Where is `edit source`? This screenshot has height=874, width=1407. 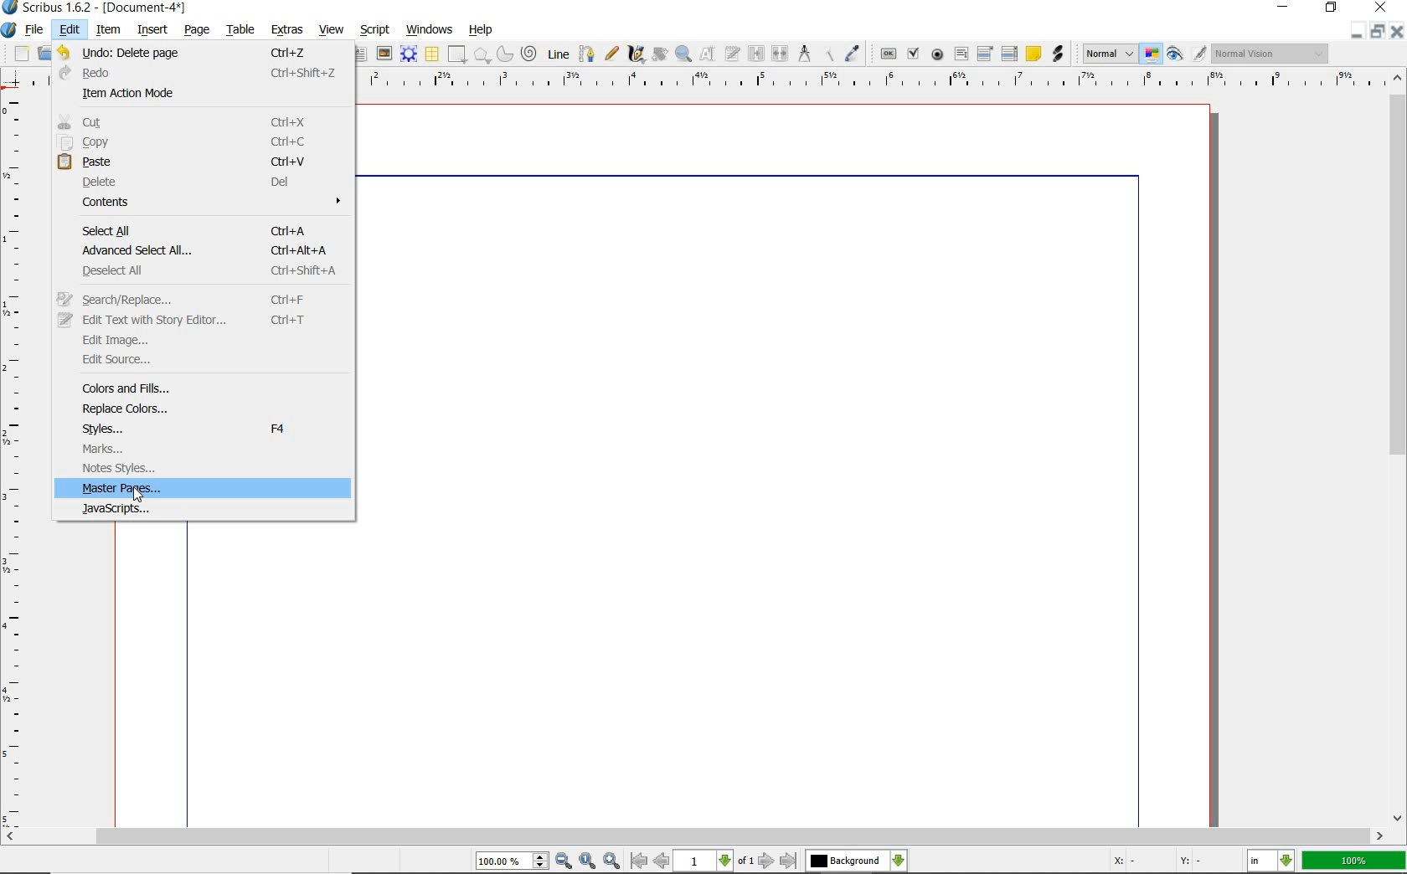
edit source is located at coordinates (204, 362).